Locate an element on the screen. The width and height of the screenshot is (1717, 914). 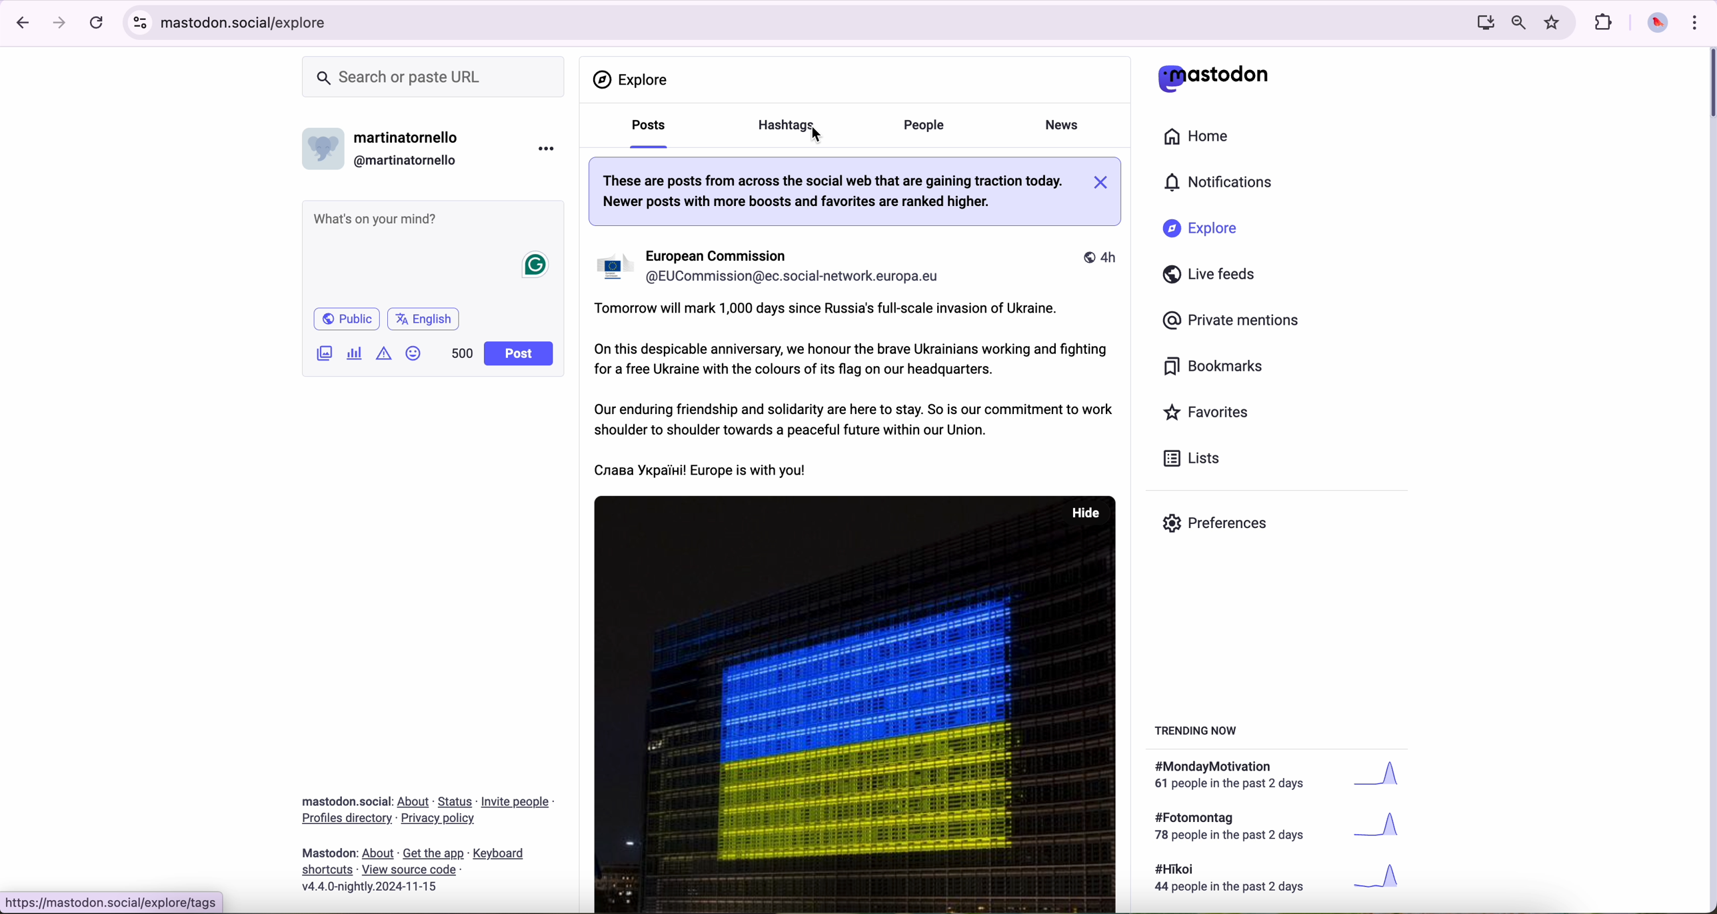
mastodon is located at coordinates (331, 853).